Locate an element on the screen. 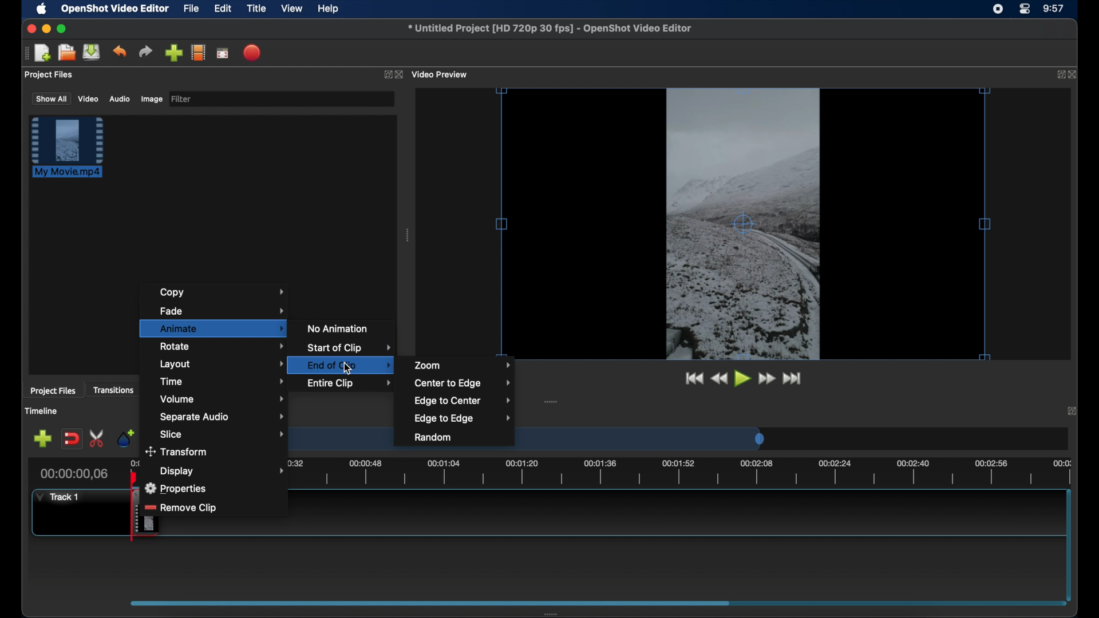 Image resolution: width=1099 pixels, height=618 pixels. layout menu is located at coordinates (222, 365).